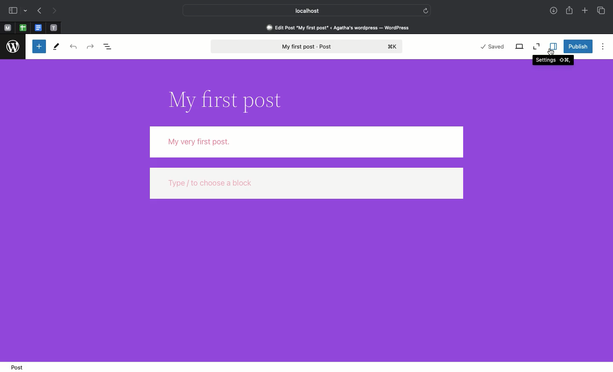  Describe the element at coordinates (551, 52) in the screenshot. I see `cursor` at that location.